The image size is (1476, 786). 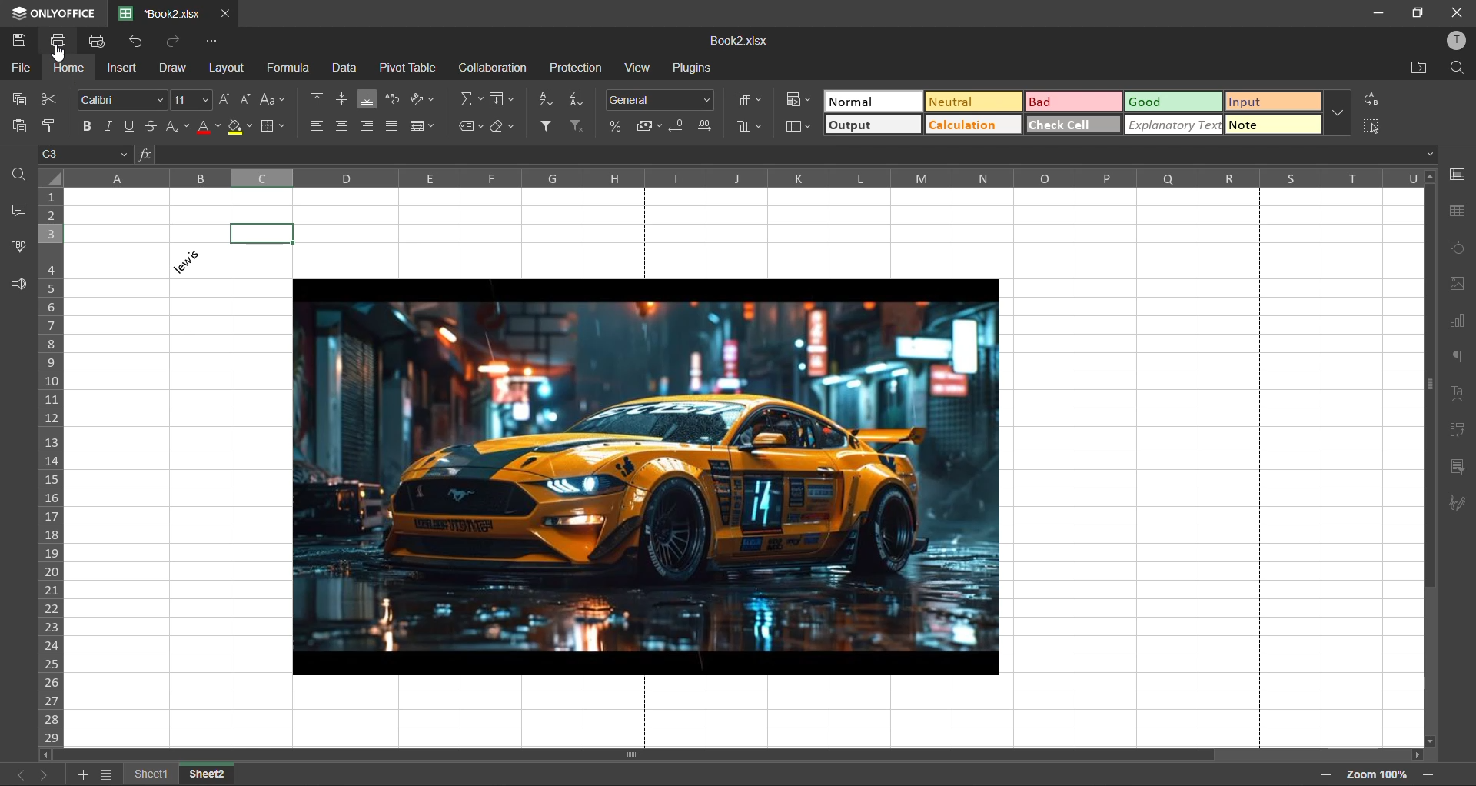 What do you see at coordinates (98, 40) in the screenshot?
I see `quick print` at bounding box center [98, 40].